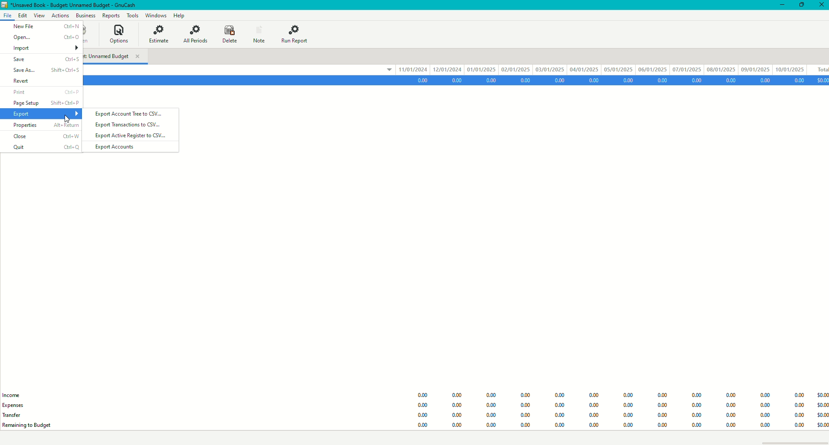 This screenshot has width=829, height=445. What do you see at coordinates (131, 14) in the screenshot?
I see `Tools` at bounding box center [131, 14].